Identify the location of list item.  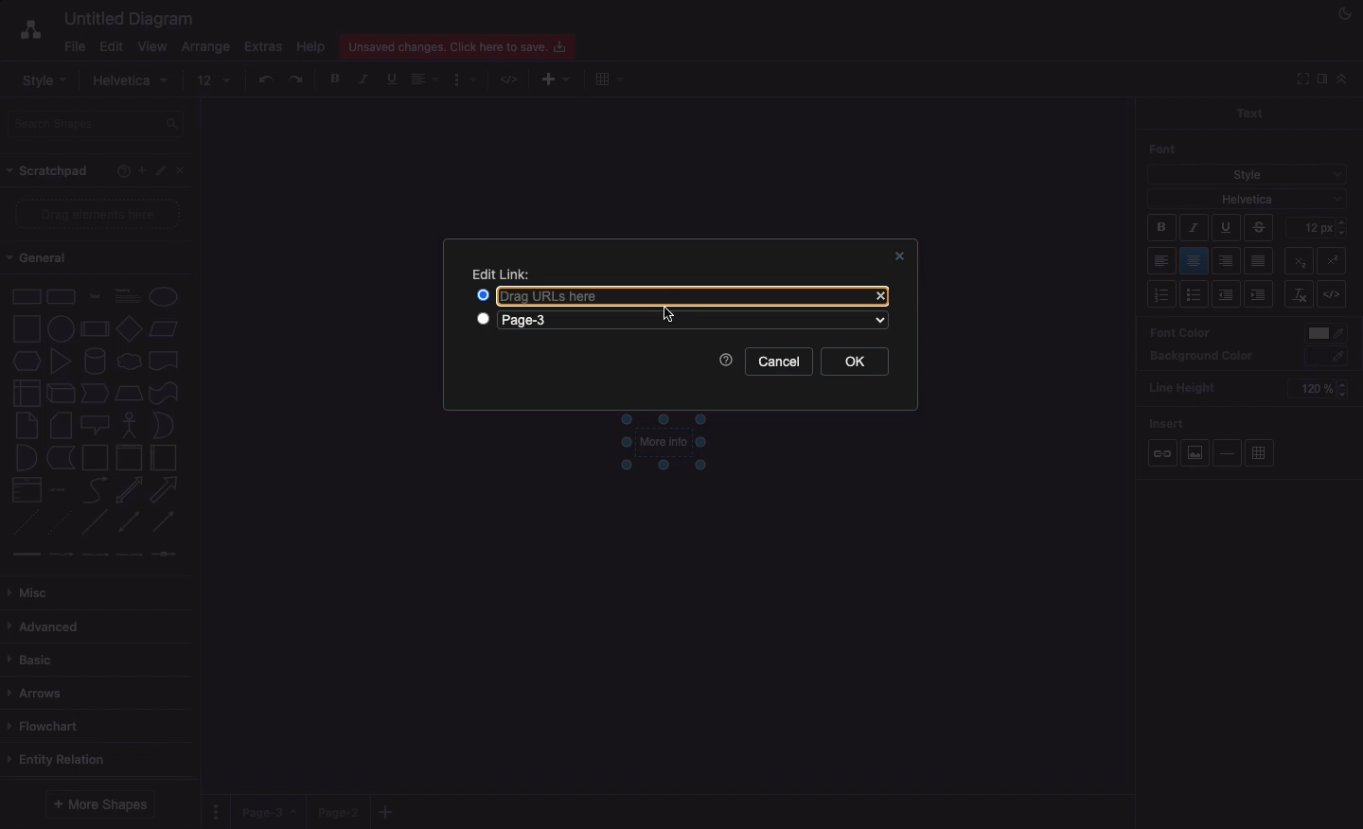
(58, 490).